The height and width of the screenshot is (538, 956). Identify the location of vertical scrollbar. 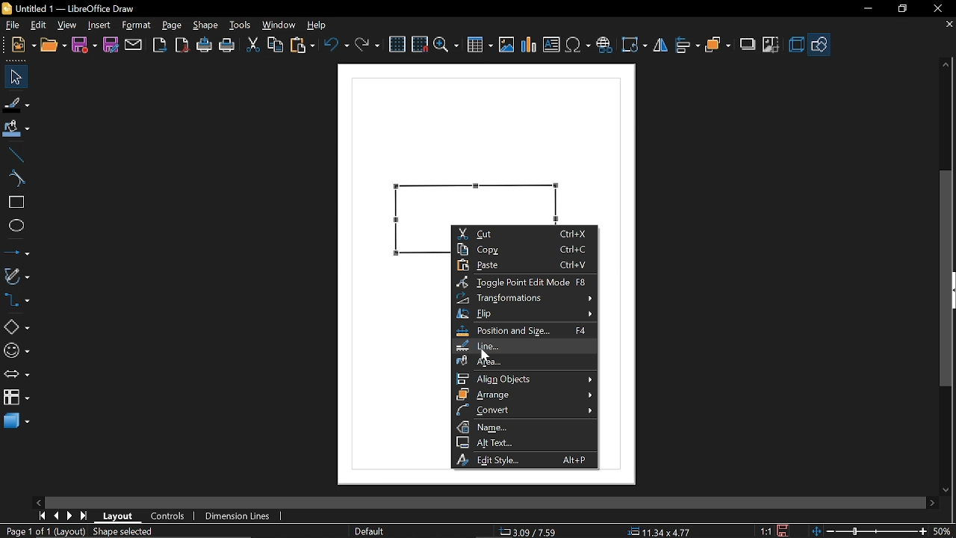
(946, 278).